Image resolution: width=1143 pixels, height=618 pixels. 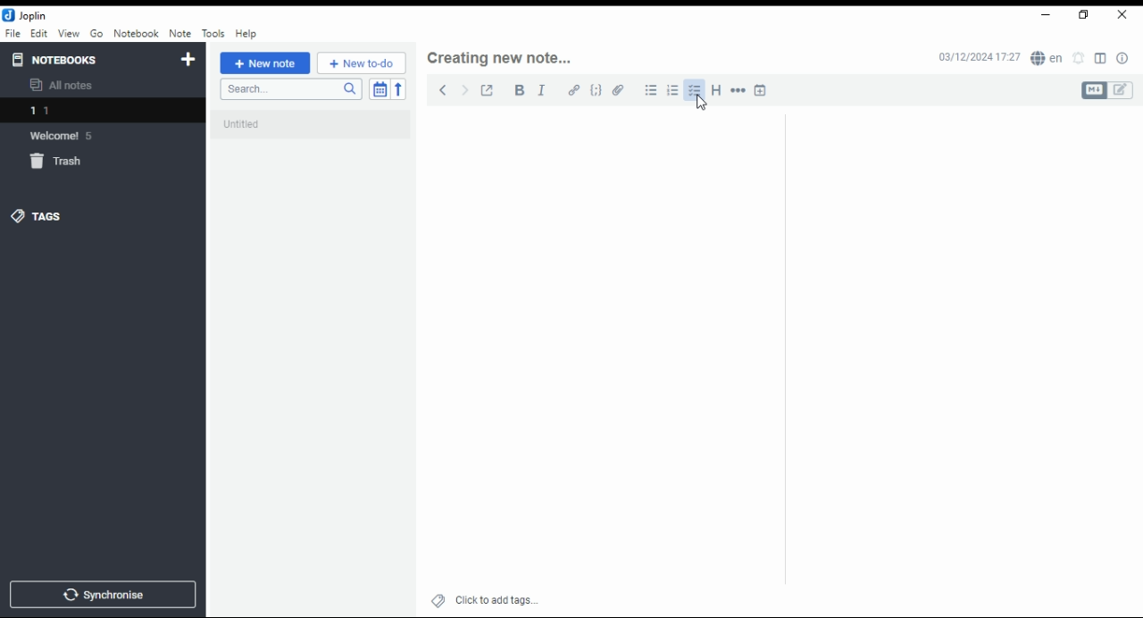 I want to click on icon, so click(x=25, y=14).